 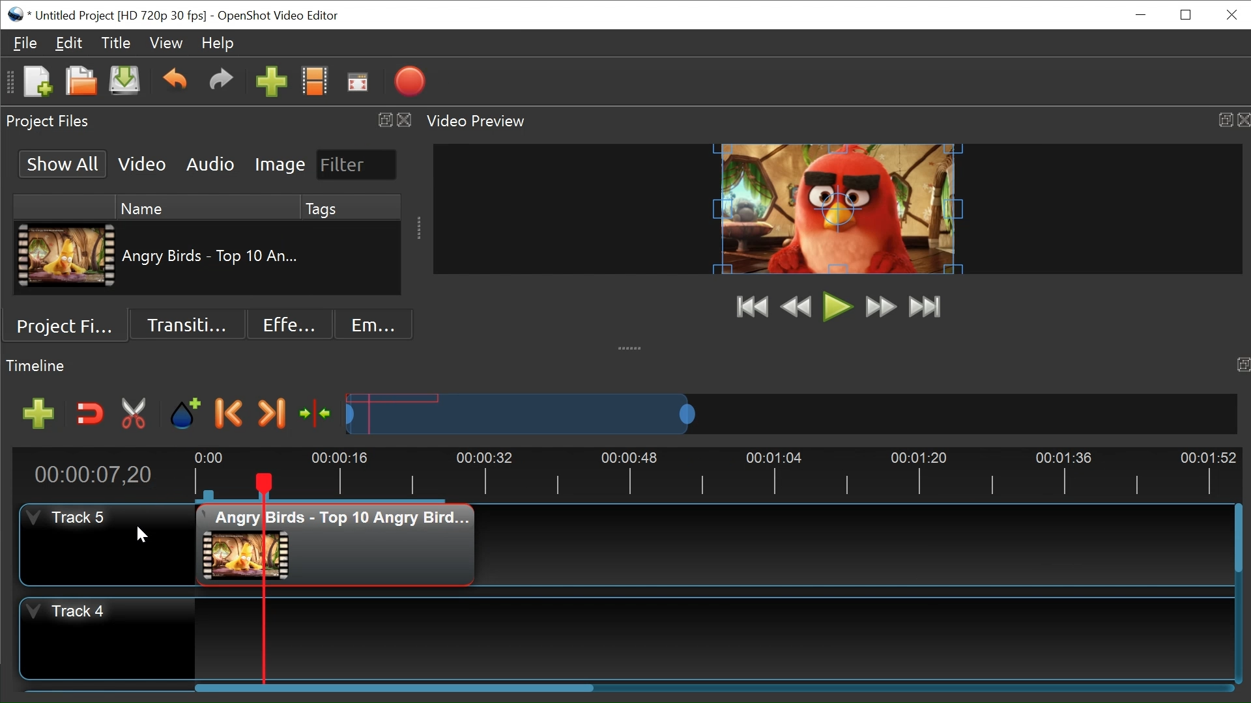 What do you see at coordinates (212, 163) in the screenshot?
I see `Audio` at bounding box center [212, 163].